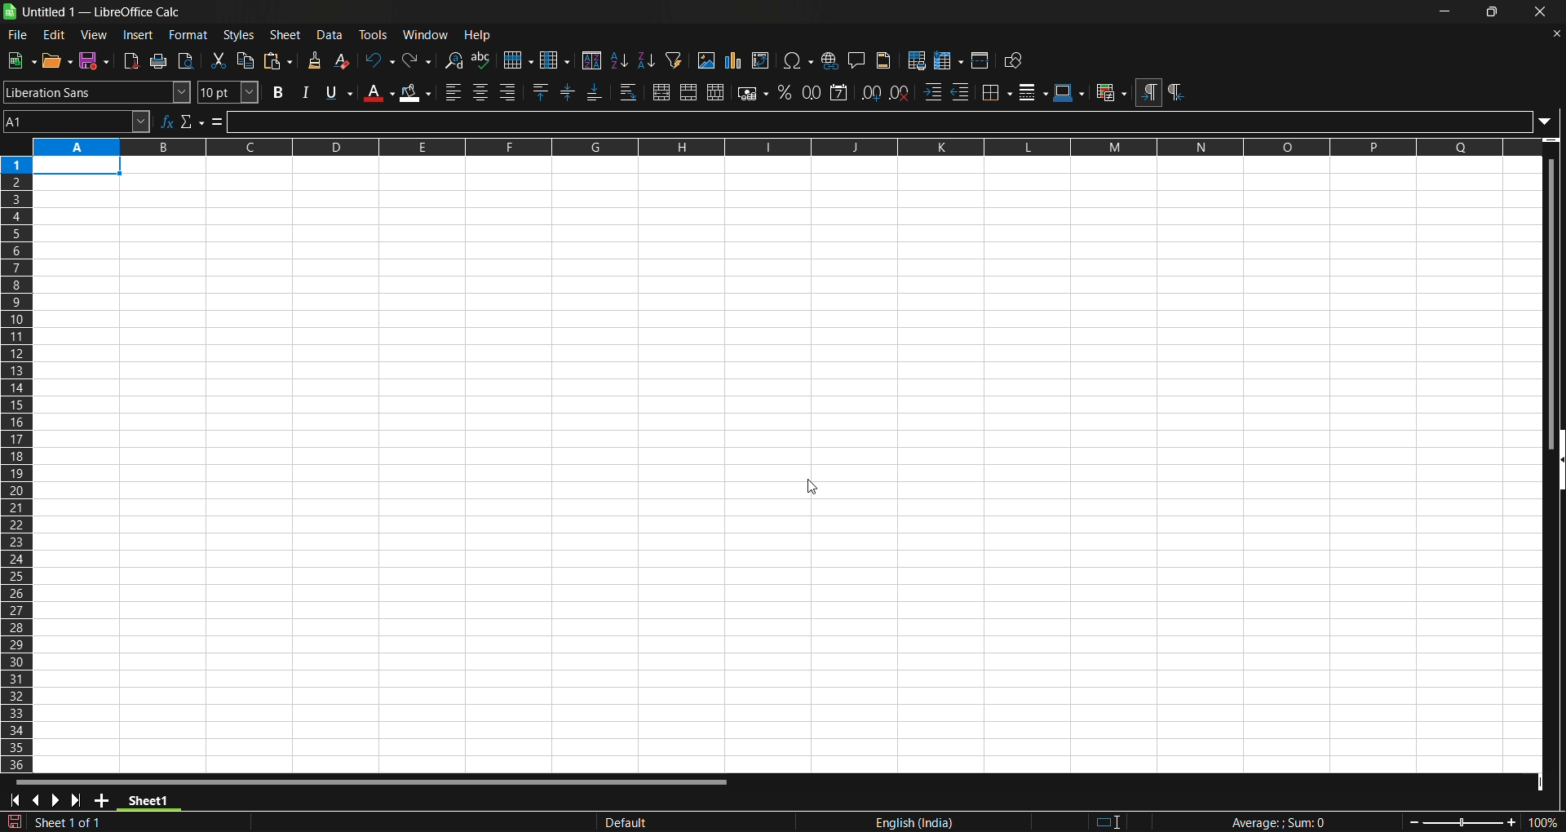  What do you see at coordinates (997, 91) in the screenshot?
I see `border` at bounding box center [997, 91].